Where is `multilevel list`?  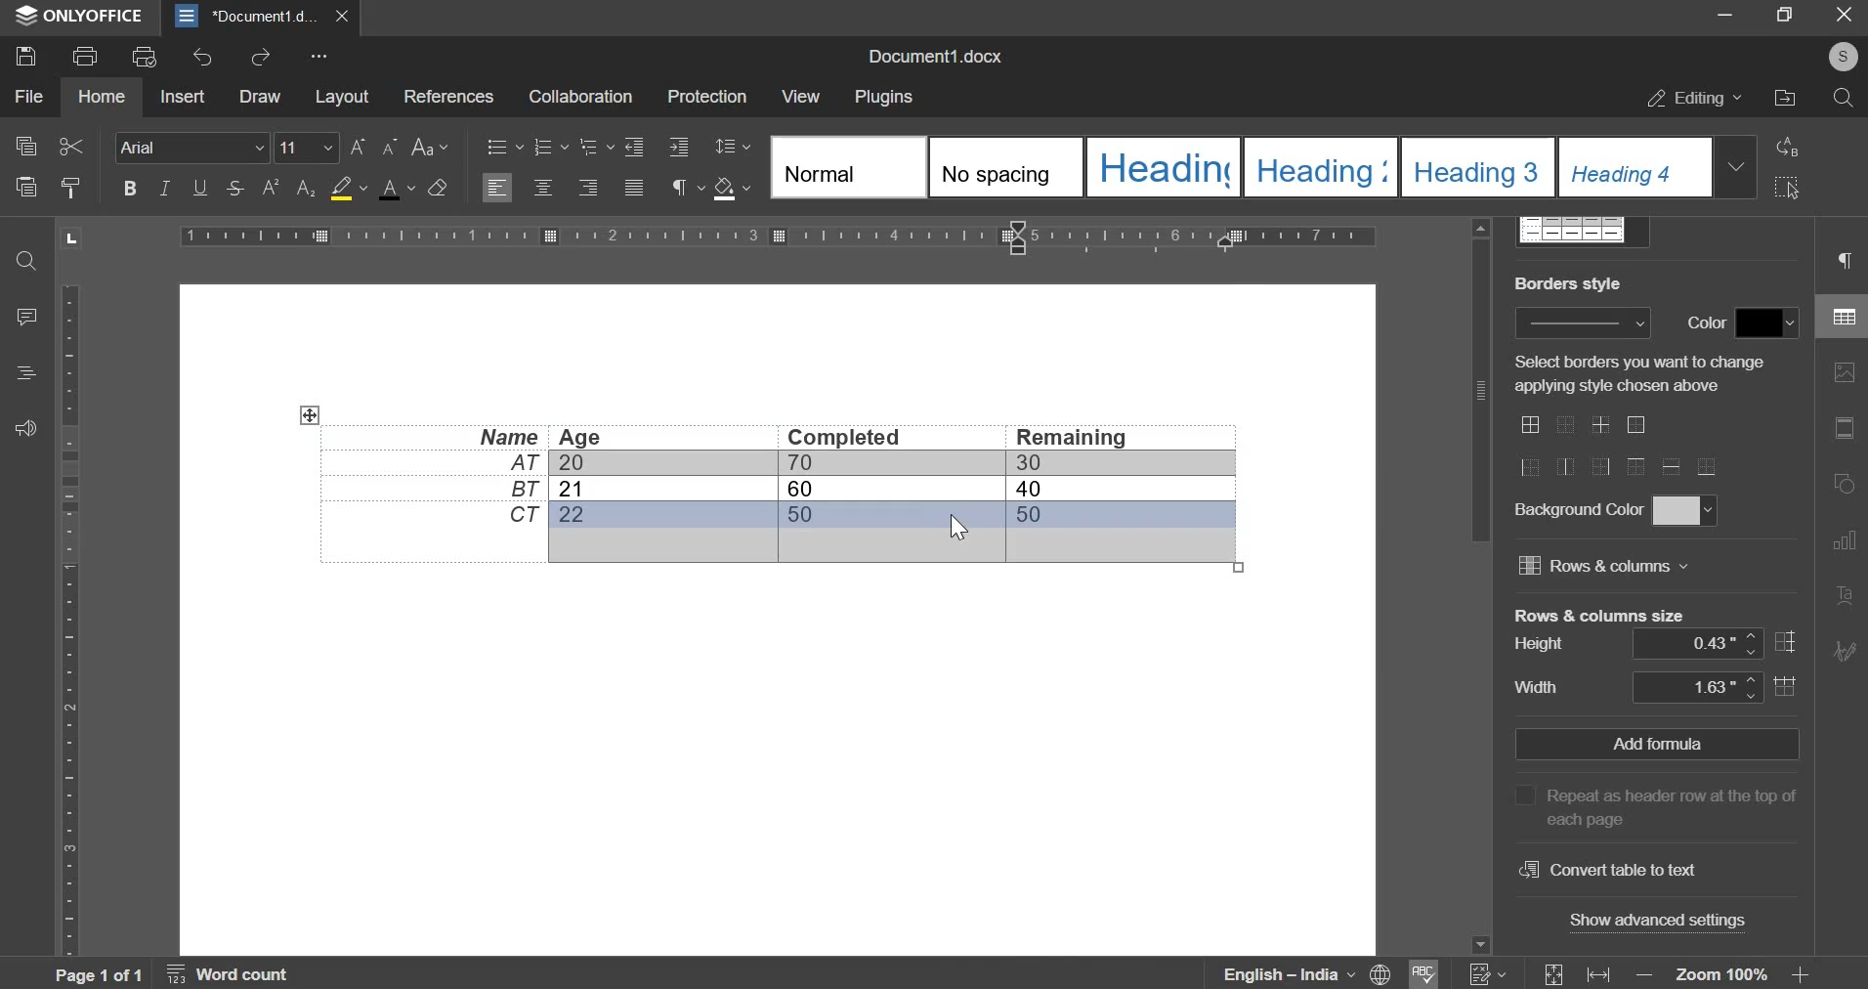 multilevel list is located at coordinates (594, 147).